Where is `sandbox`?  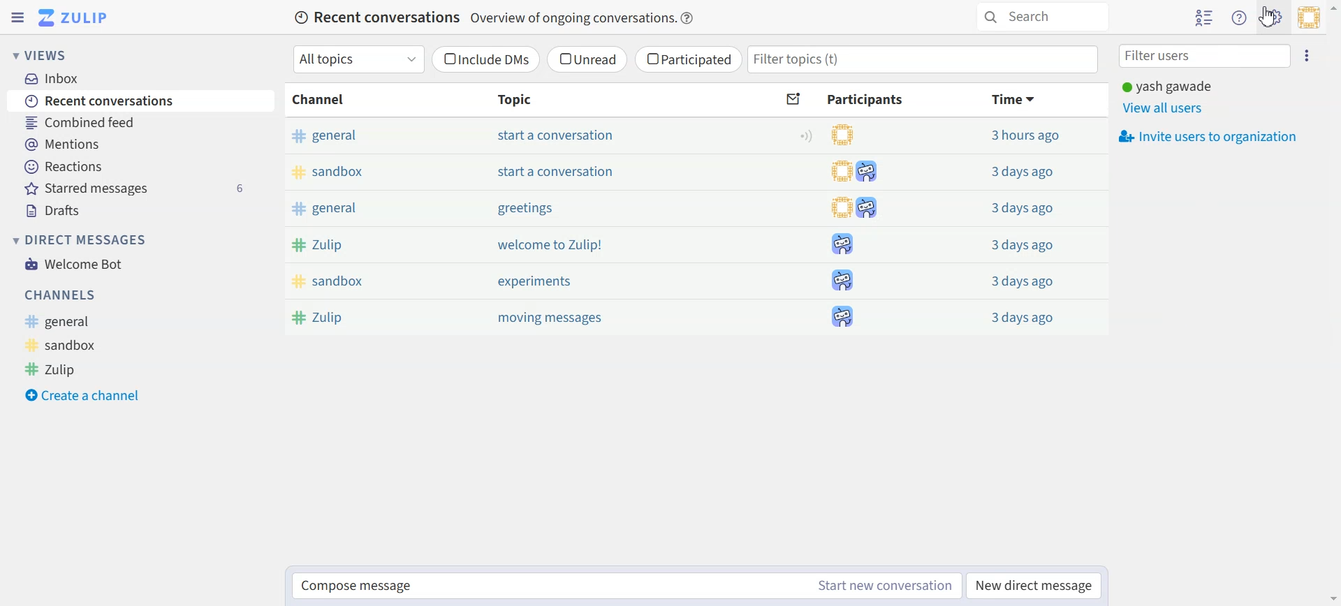 sandbox is located at coordinates (332, 283).